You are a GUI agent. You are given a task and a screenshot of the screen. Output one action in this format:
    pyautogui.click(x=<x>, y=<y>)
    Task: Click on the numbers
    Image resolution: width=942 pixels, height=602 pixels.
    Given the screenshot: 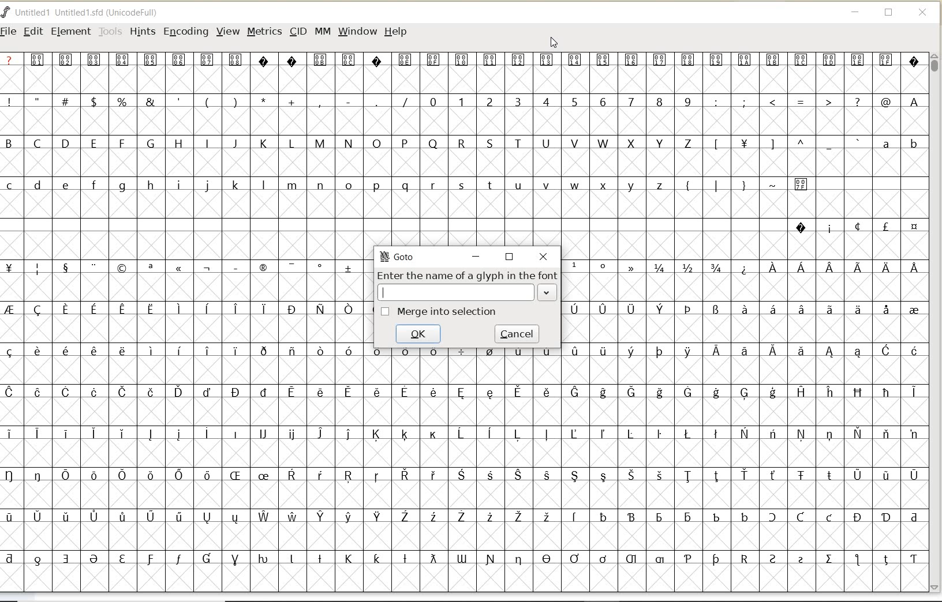 What is the action you would take?
    pyautogui.click(x=558, y=101)
    